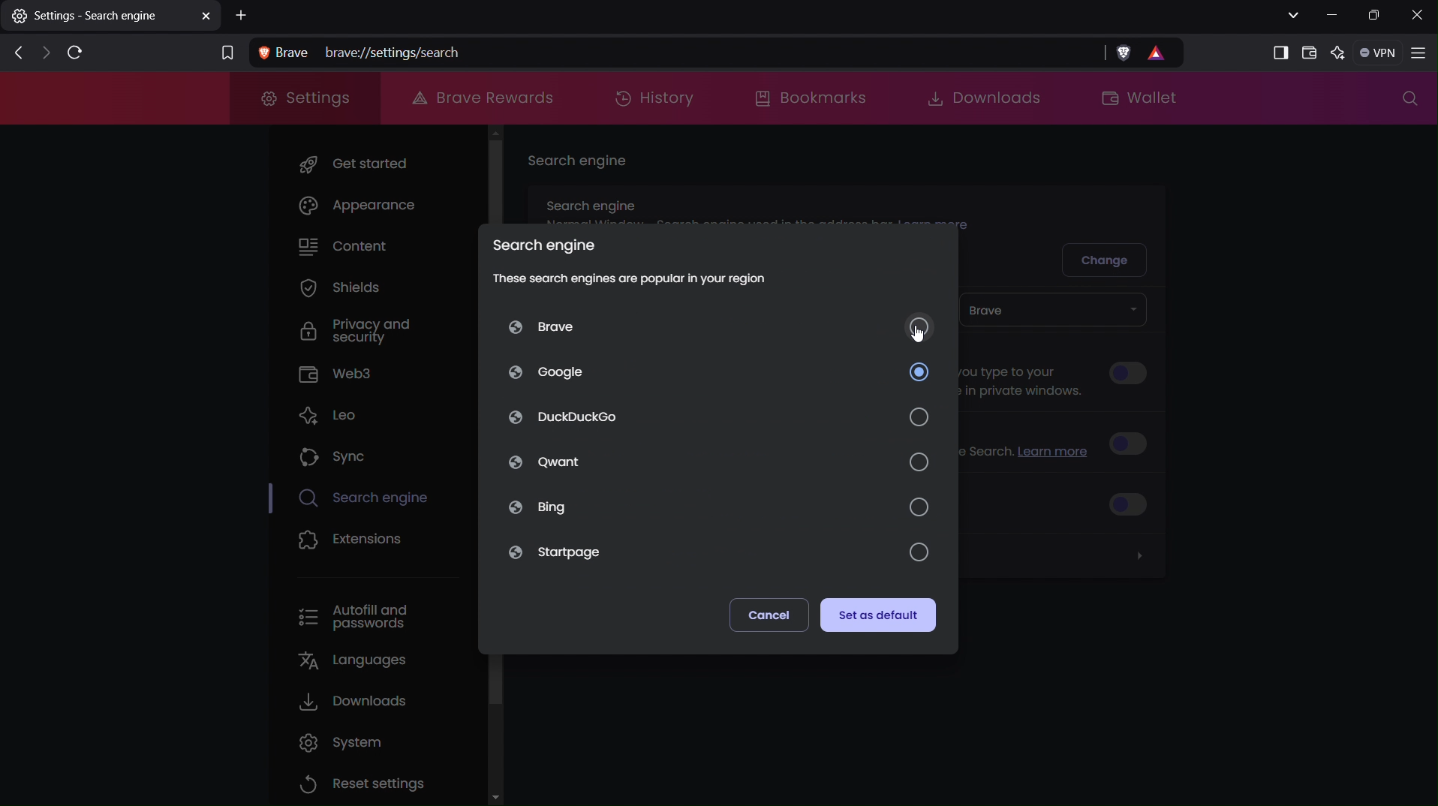  Describe the element at coordinates (720, 371) in the screenshot. I see `Google` at that location.